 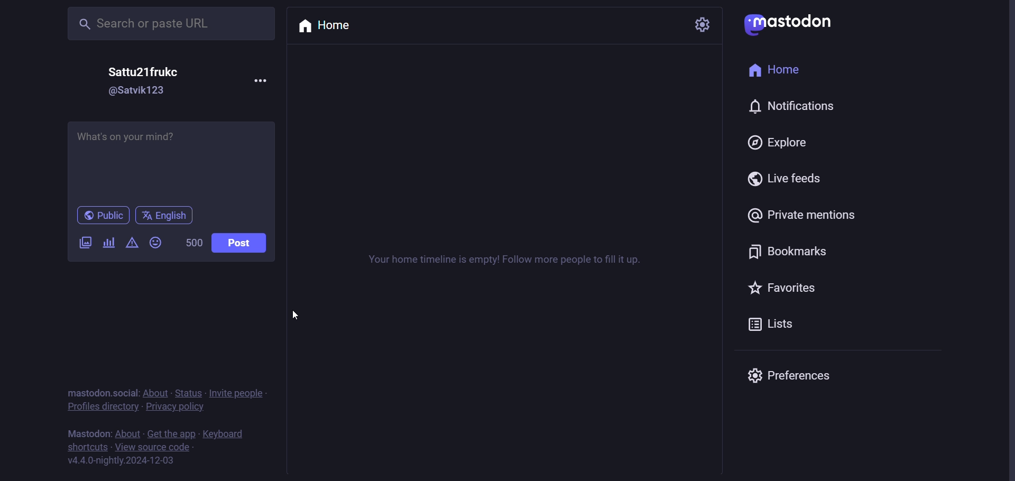 What do you see at coordinates (700, 25) in the screenshot?
I see `seetting` at bounding box center [700, 25].